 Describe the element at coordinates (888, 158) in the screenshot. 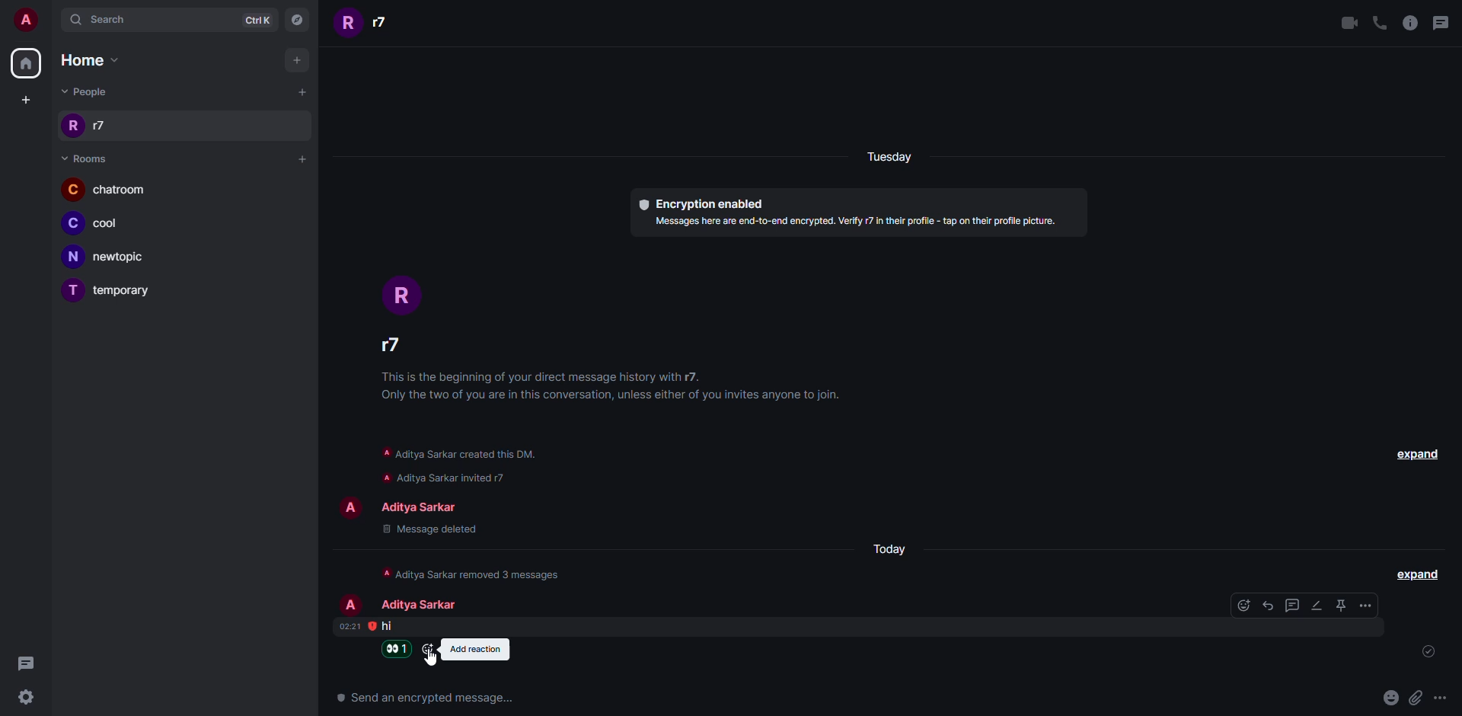

I see `day` at that location.